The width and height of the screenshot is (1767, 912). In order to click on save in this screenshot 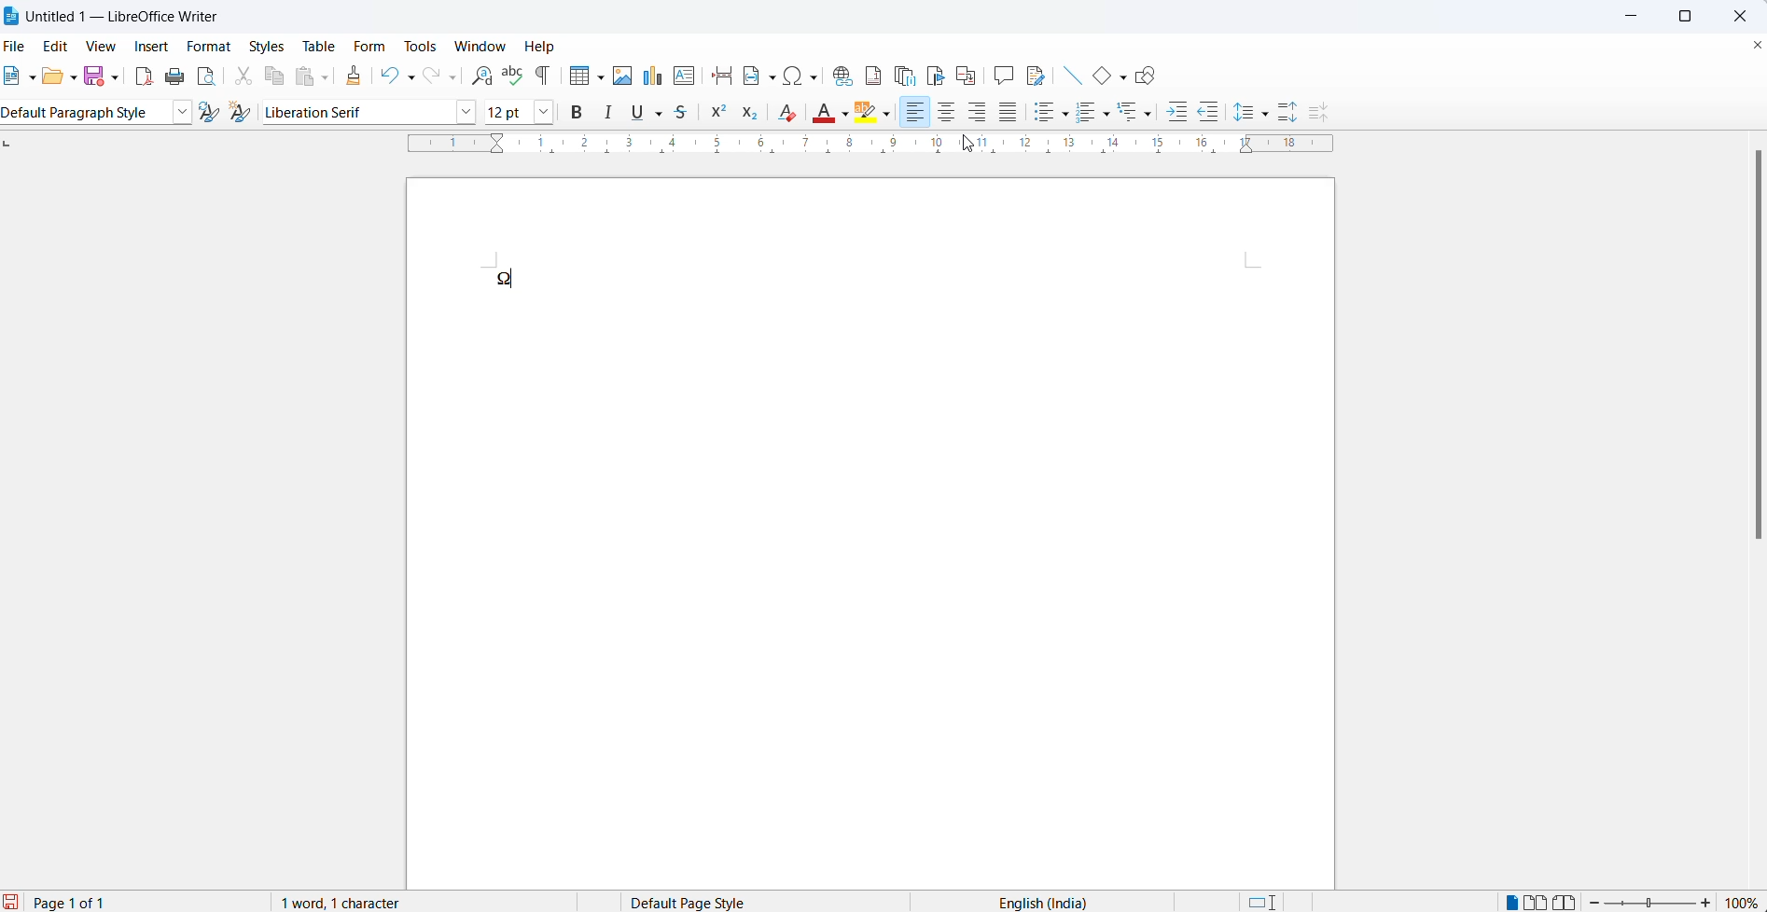, I will do `click(93, 76)`.